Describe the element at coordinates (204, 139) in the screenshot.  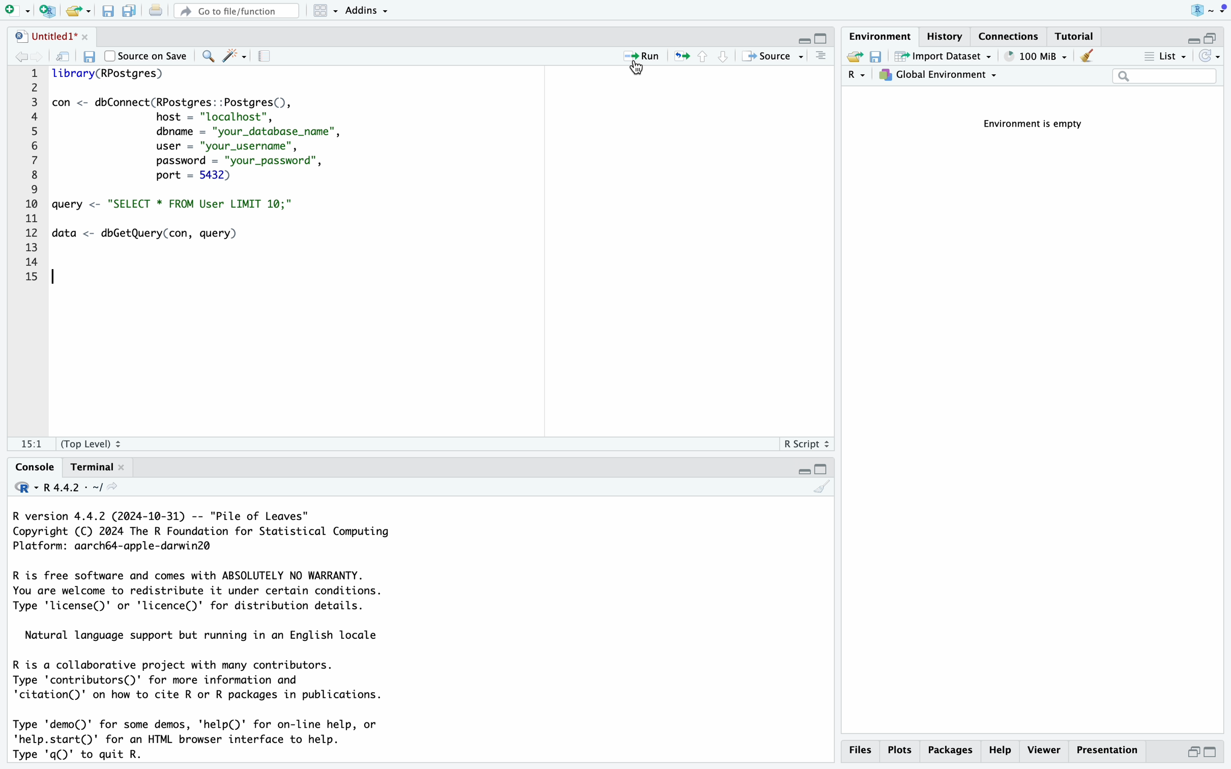
I see `code for database connect` at that location.